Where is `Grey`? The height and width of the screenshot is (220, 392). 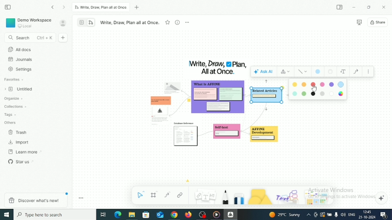
Grey is located at coordinates (322, 94).